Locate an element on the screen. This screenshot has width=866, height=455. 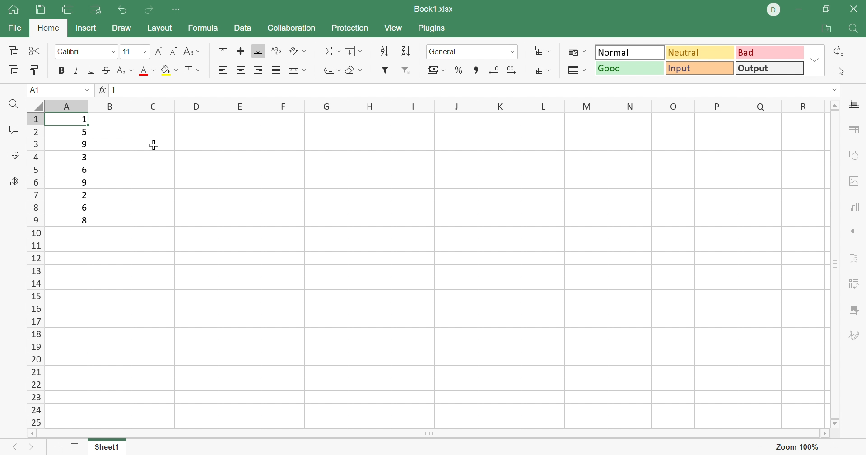
Borders is located at coordinates (192, 70).